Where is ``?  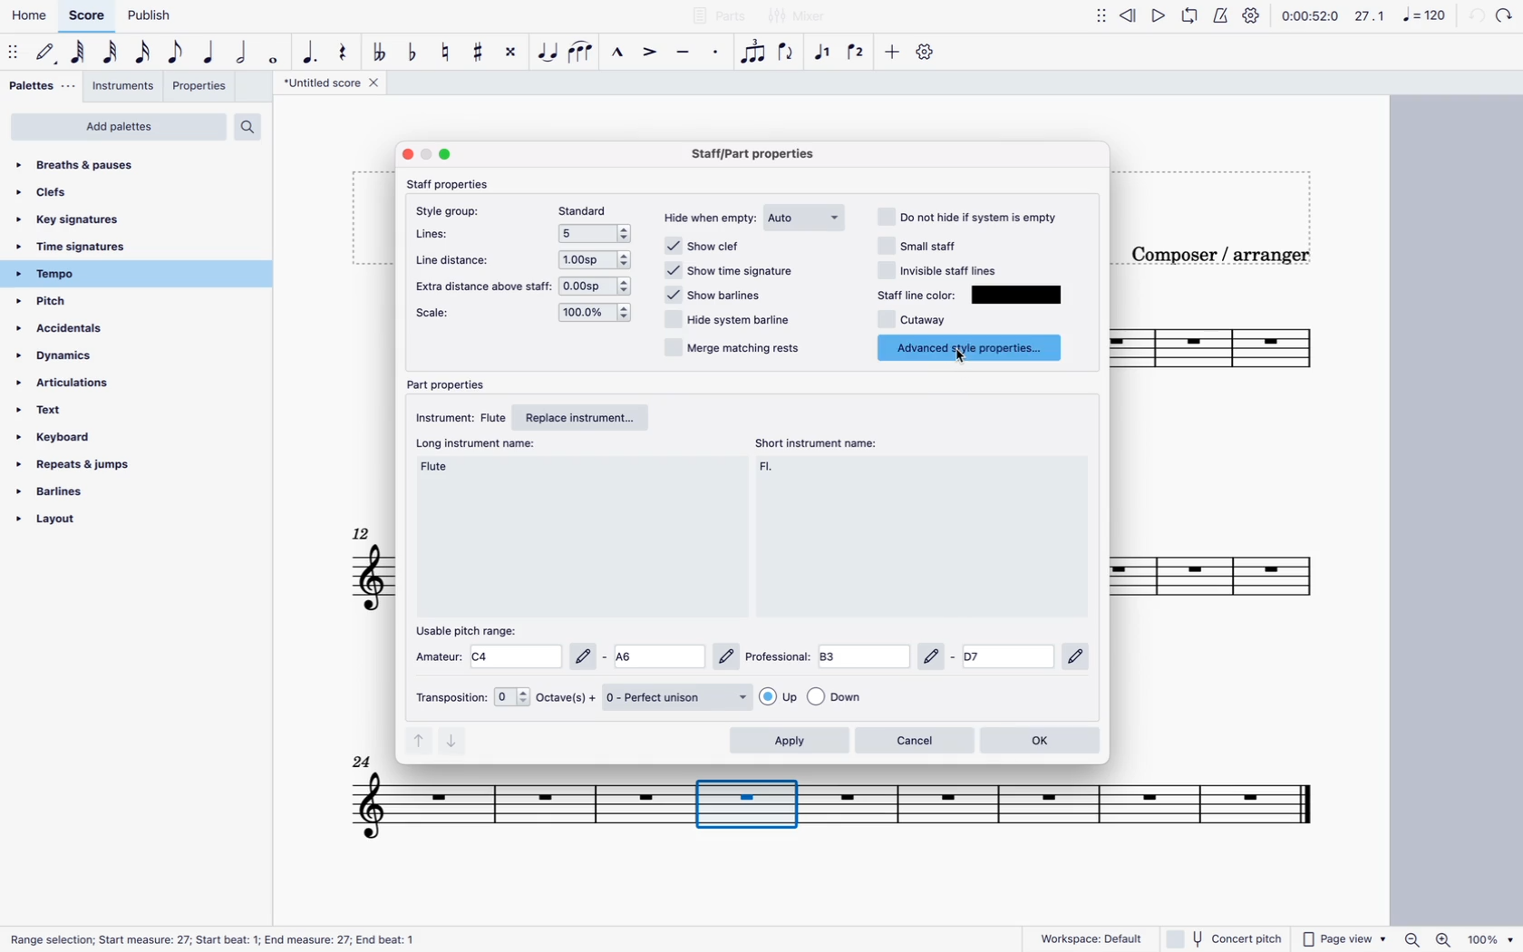
 is located at coordinates (1508, 16).